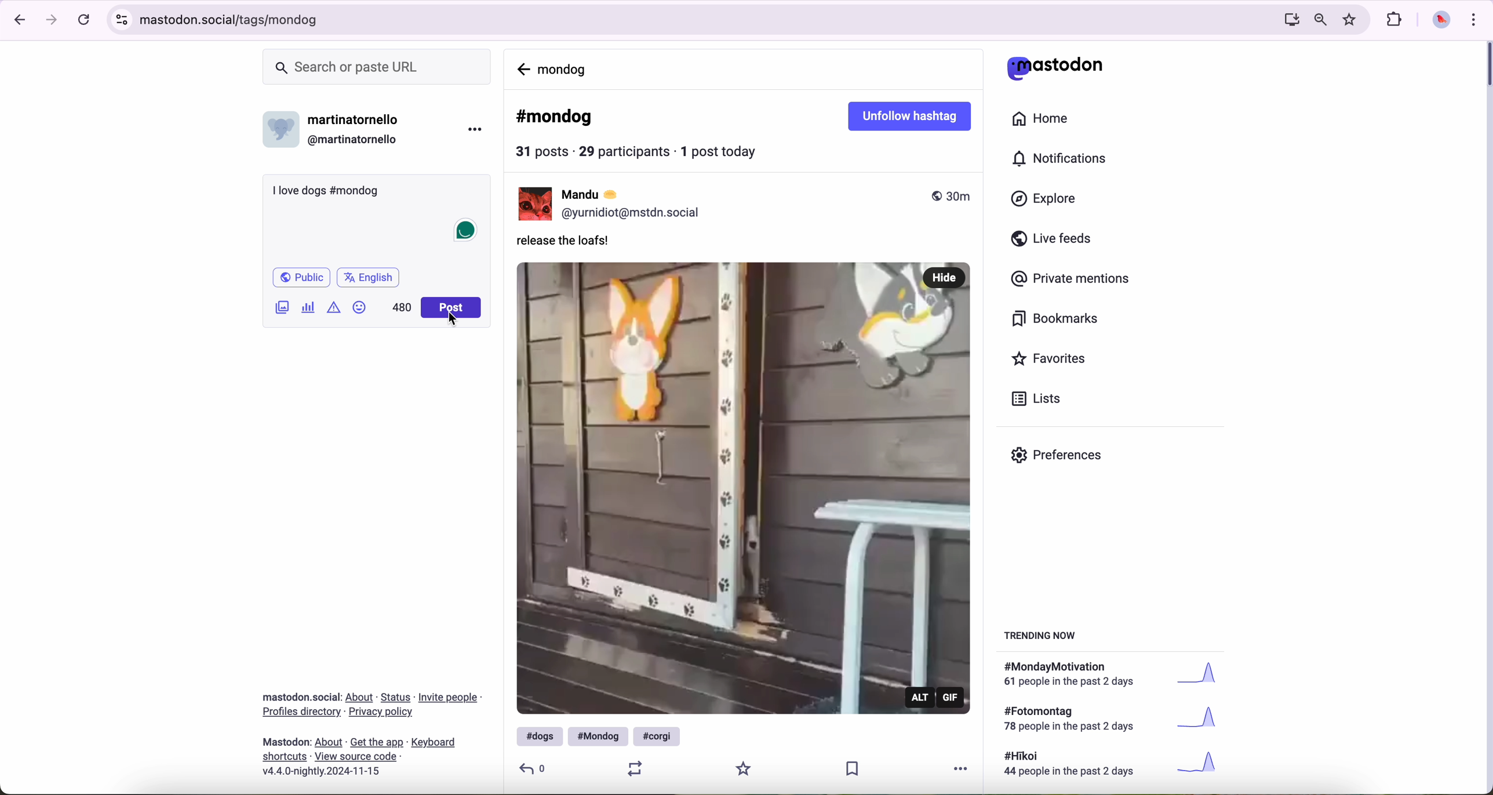 The image size is (1493, 795). What do you see at coordinates (1075, 765) in the screenshot?
I see `text` at bounding box center [1075, 765].